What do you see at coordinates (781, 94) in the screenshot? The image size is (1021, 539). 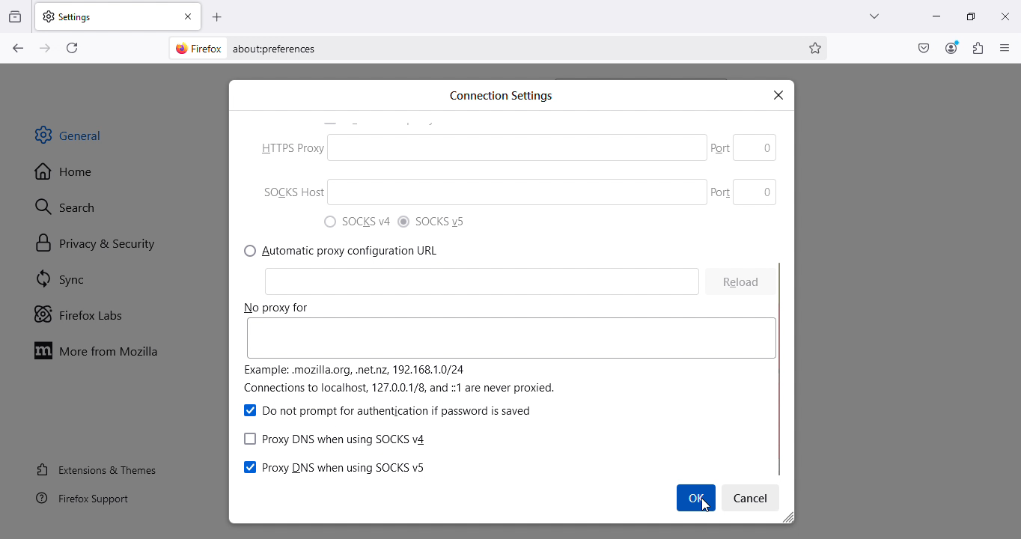 I see `x |close` at bounding box center [781, 94].